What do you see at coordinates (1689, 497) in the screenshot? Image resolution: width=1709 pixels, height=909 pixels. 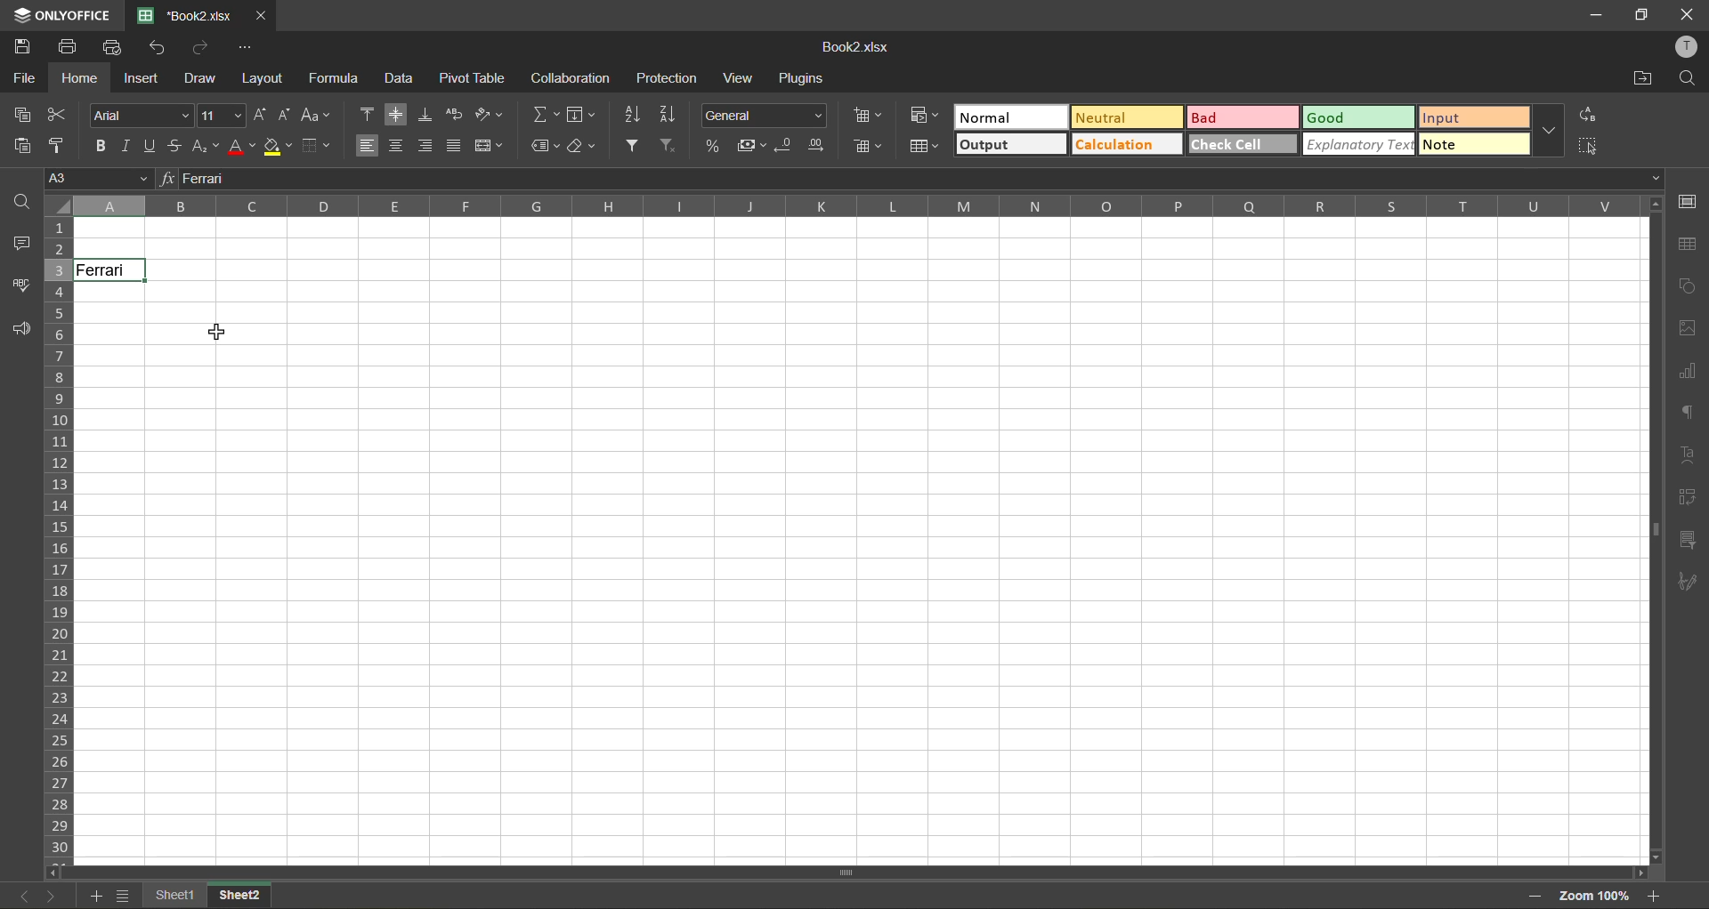 I see `pivot table` at bounding box center [1689, 497].